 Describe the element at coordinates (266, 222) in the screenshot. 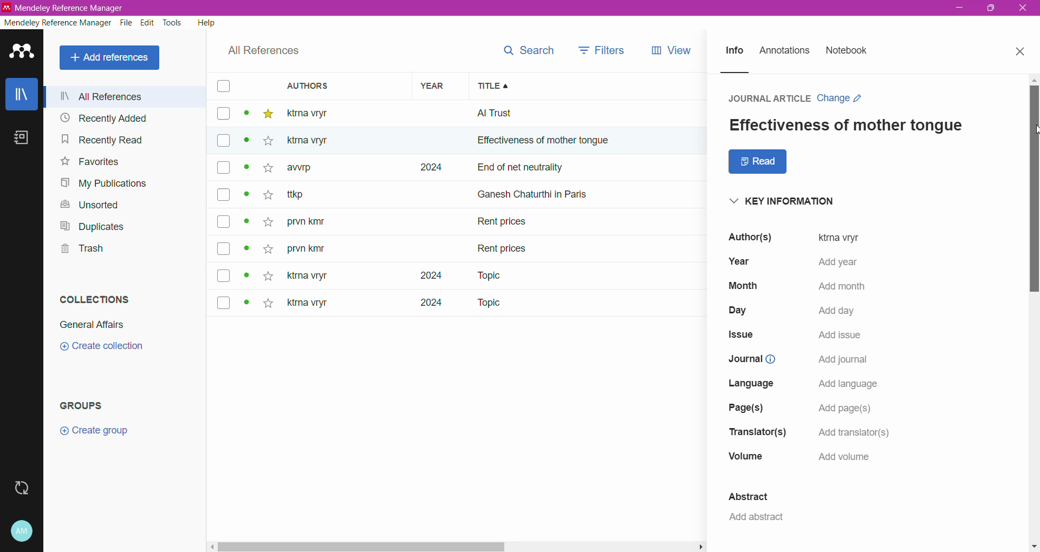

I see `star` at that location.